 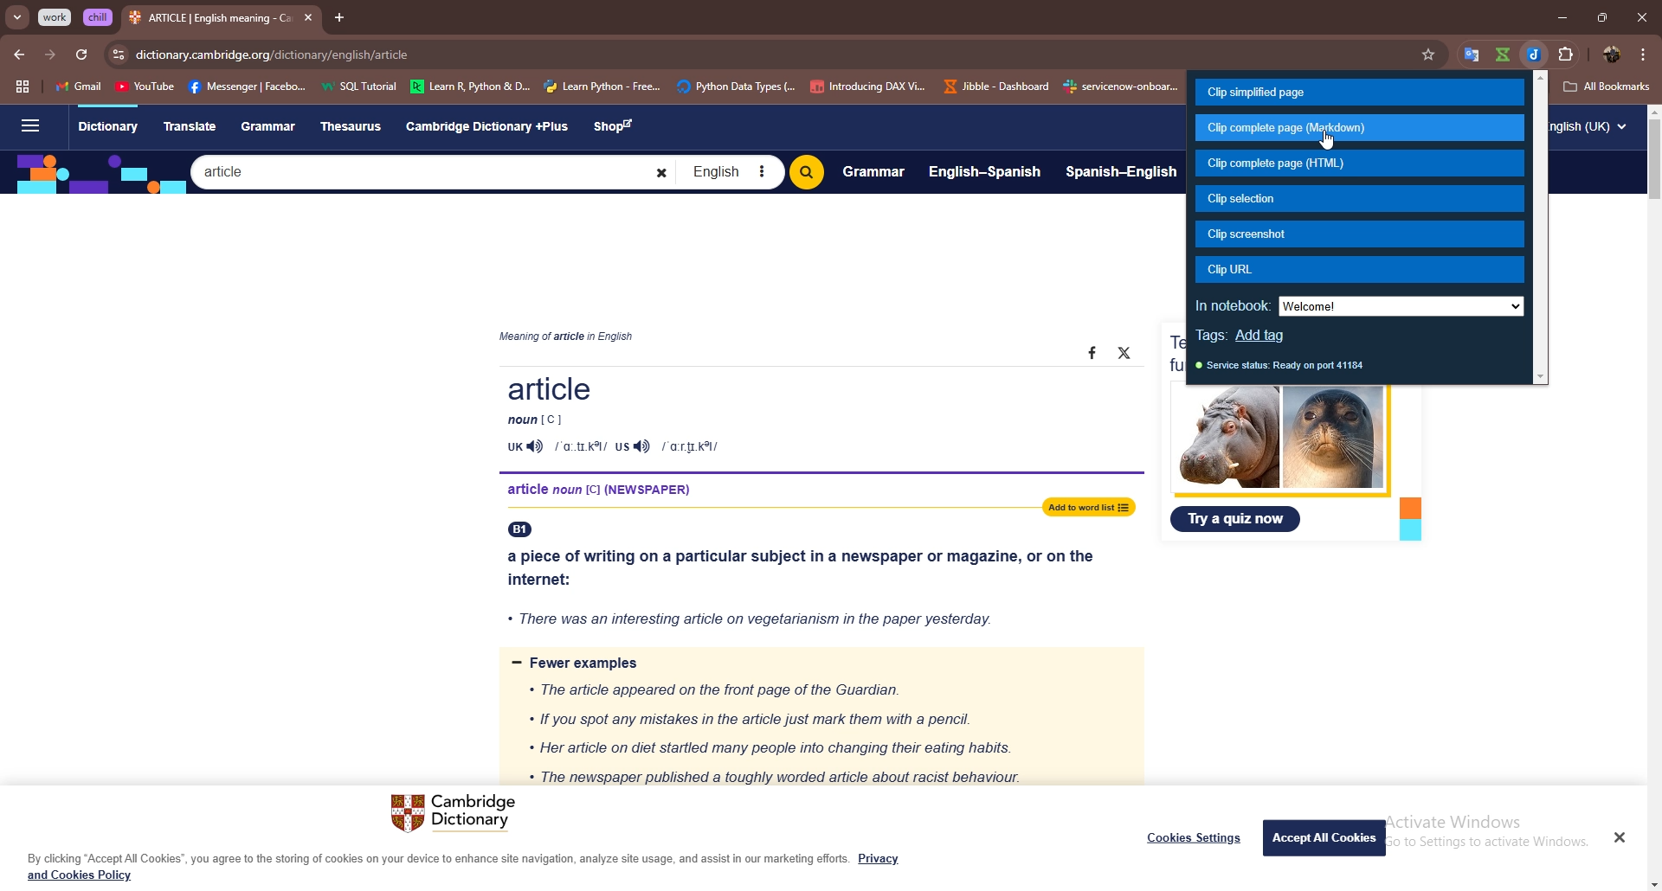 What do you see at coordinates (29, 127) in the screenshot?
I see `Sidebar` at bounding box center [29, 127].